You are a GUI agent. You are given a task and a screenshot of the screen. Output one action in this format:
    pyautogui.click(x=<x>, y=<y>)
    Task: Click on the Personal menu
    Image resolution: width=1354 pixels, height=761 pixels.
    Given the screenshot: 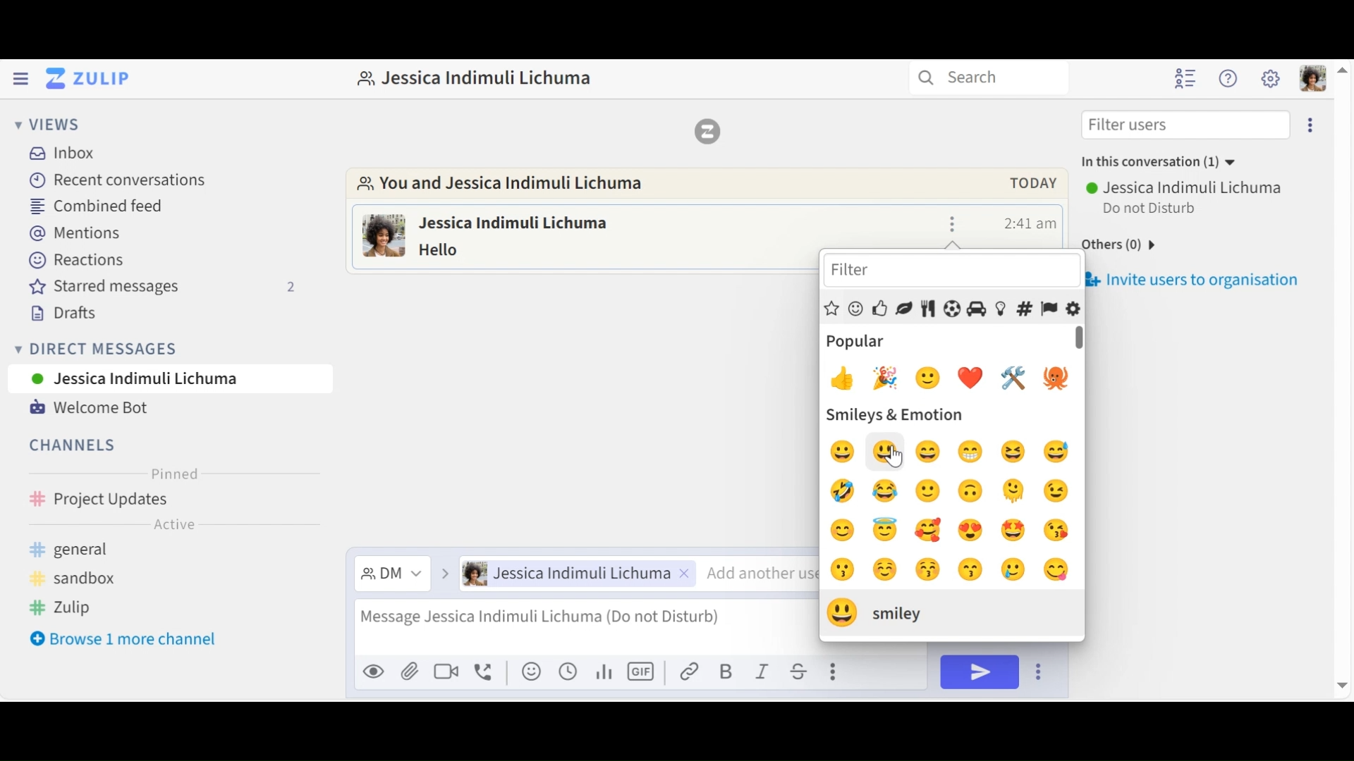 What is the action you would take?
    pyautogui.click(x=1313, y=78)
    